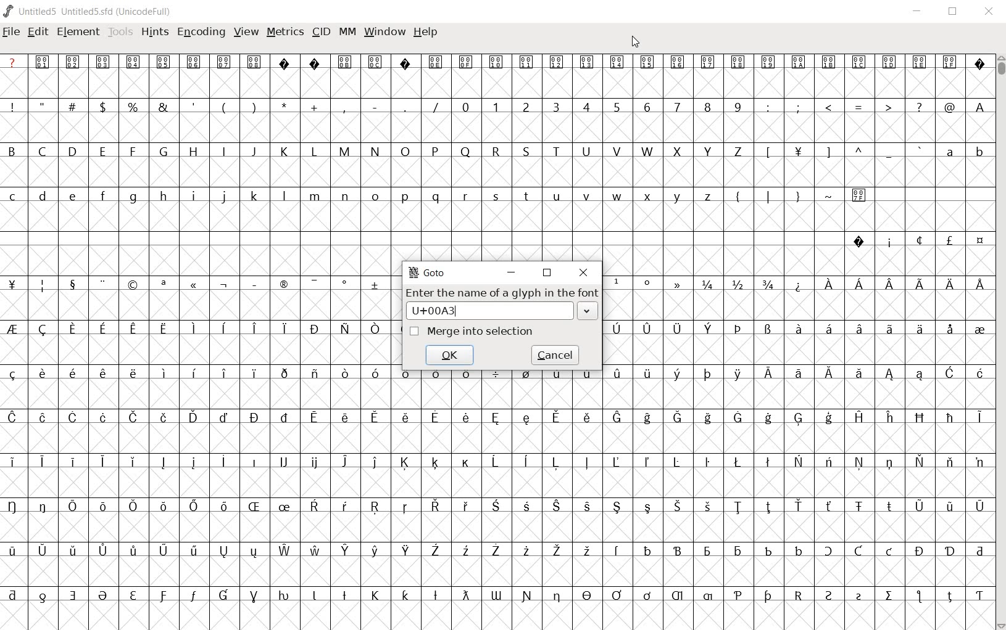 The image size is (1006, 630). I want to click on Symbol, so click(284, 285).